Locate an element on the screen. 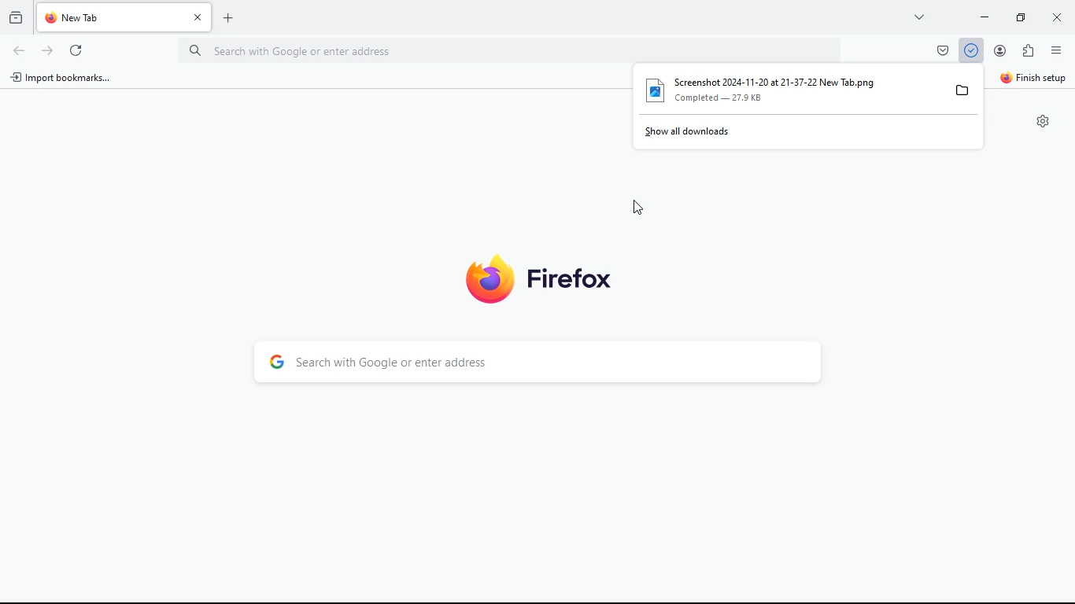 This screenshot has width=1075, height=604. pocket is located at coordinates (942, 50).